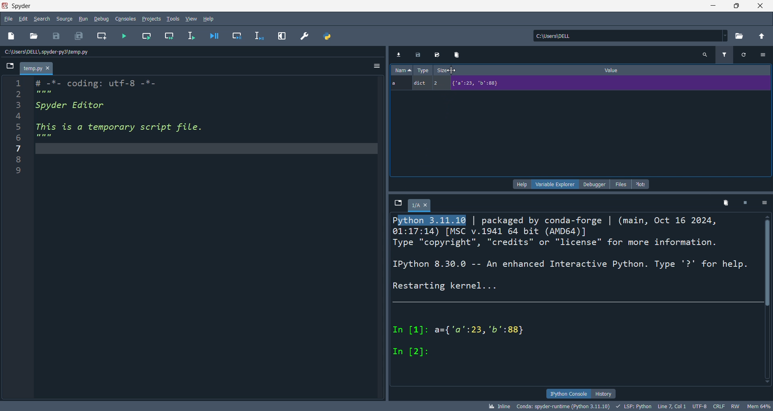 This screenshot has width=773, height=411. What do you see at coordinates (582, 85) in the screenshot?
I see `data` at bounding box center [582, 85].